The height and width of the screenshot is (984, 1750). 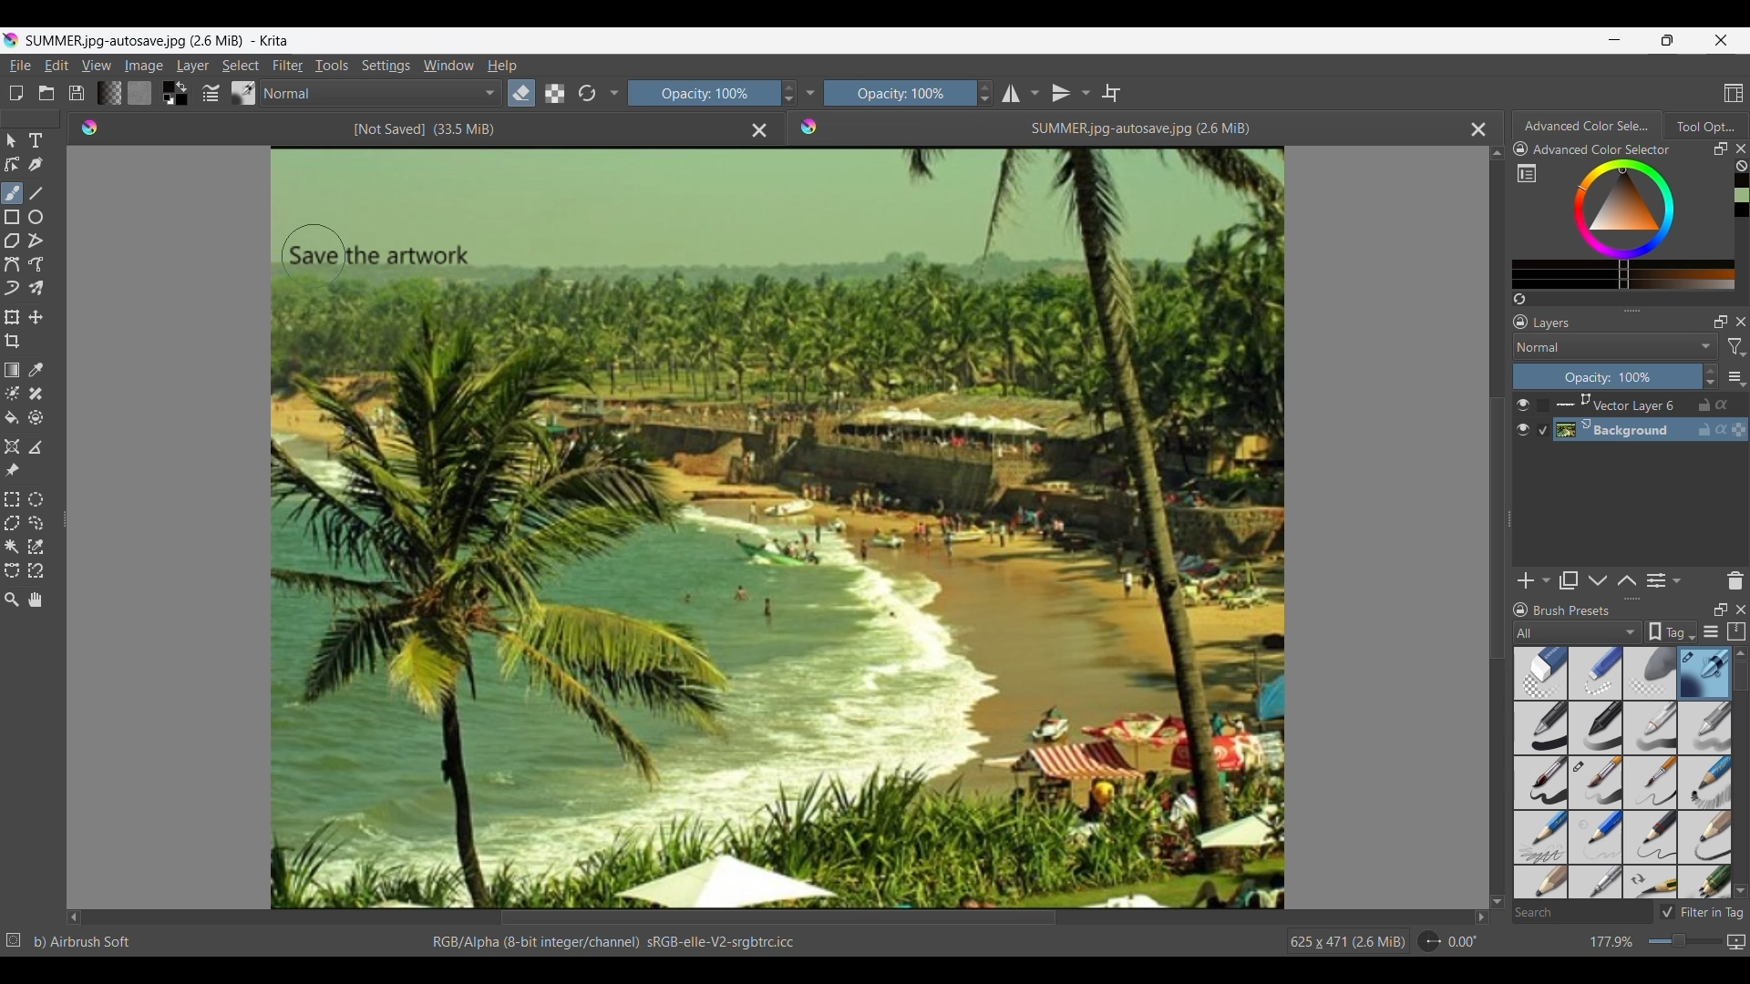 I want to click on Polygon tool, so click(x=13, y=241).